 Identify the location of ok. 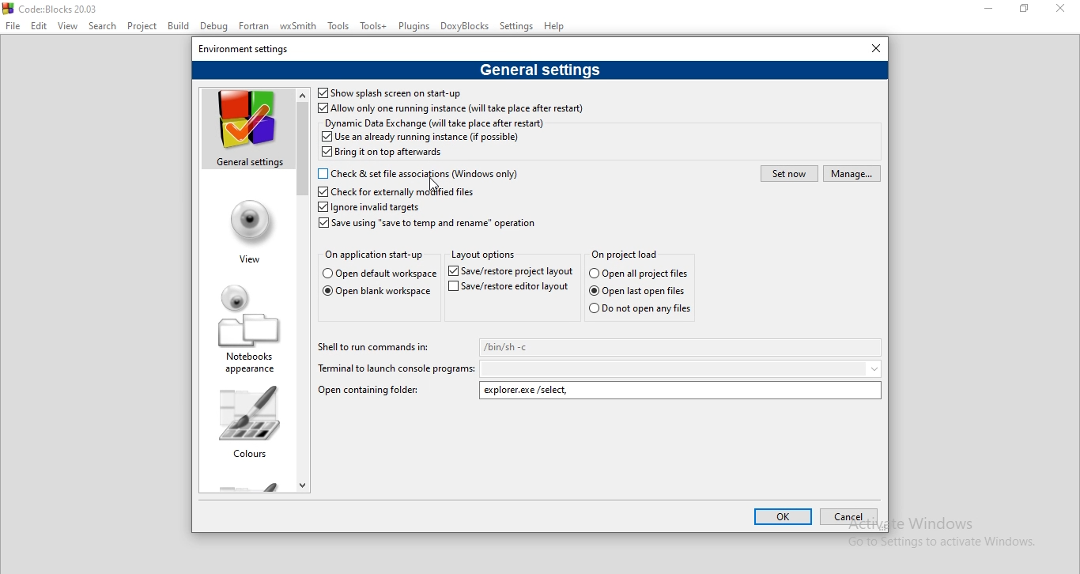
(784, 516).